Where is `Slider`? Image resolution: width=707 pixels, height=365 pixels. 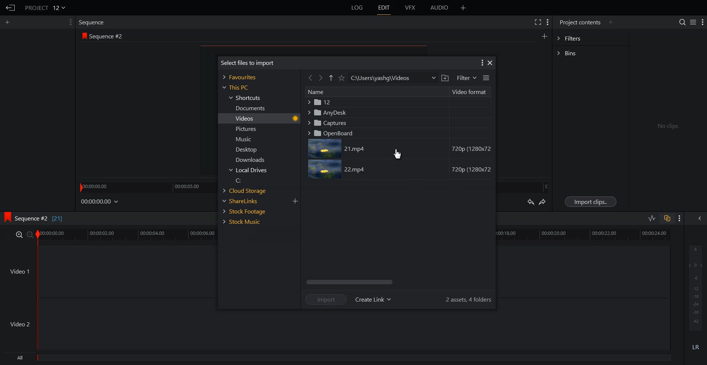 Slider is located at coordinates (146, 187).